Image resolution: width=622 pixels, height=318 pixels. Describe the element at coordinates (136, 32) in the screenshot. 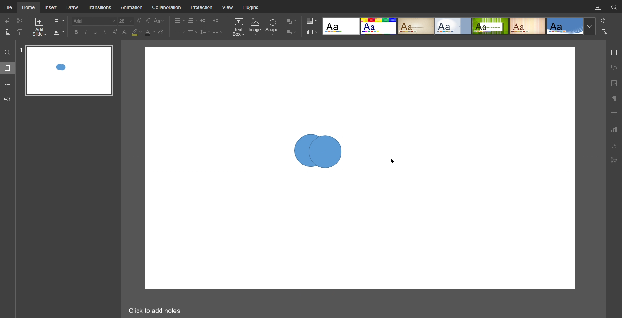

I see `Highlight` at that location.